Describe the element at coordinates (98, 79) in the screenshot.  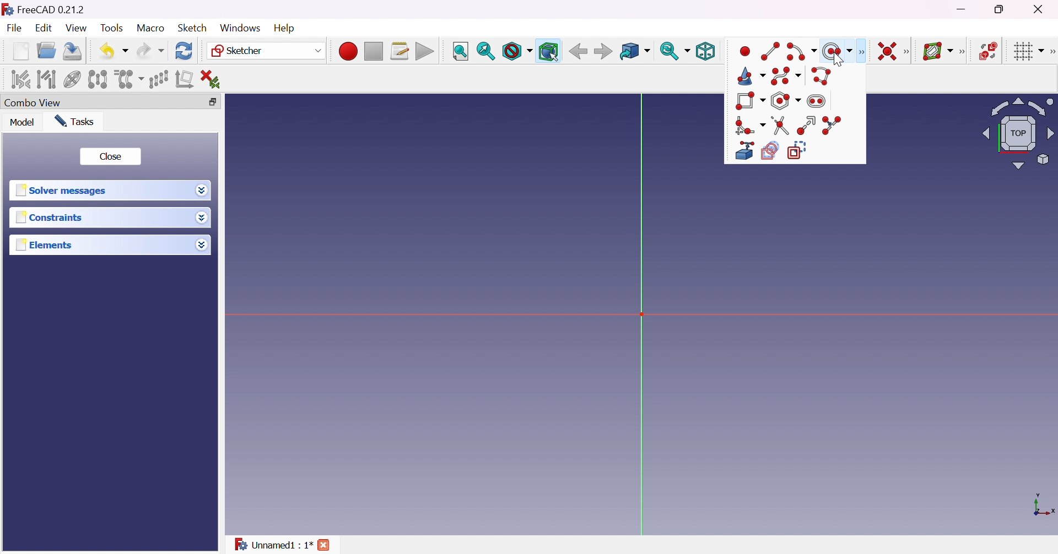
I see `Symmetry` at that location.